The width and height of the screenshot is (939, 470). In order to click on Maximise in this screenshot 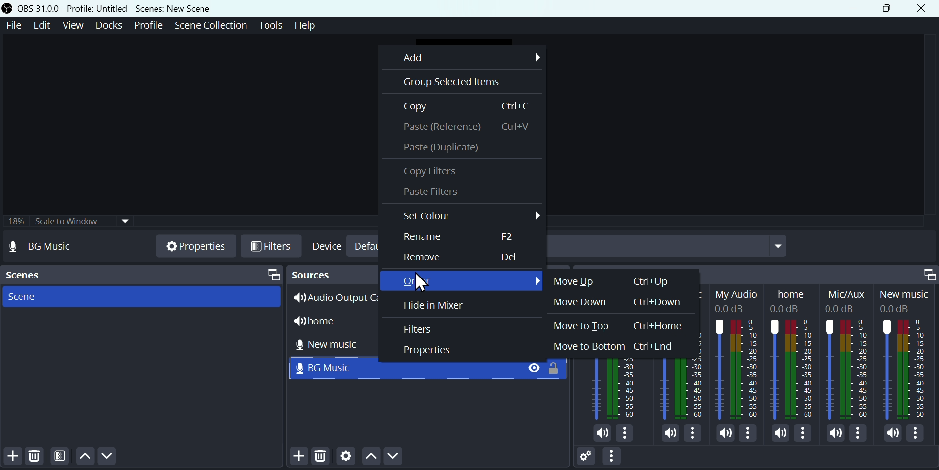, I will do `click(887, 7)`.